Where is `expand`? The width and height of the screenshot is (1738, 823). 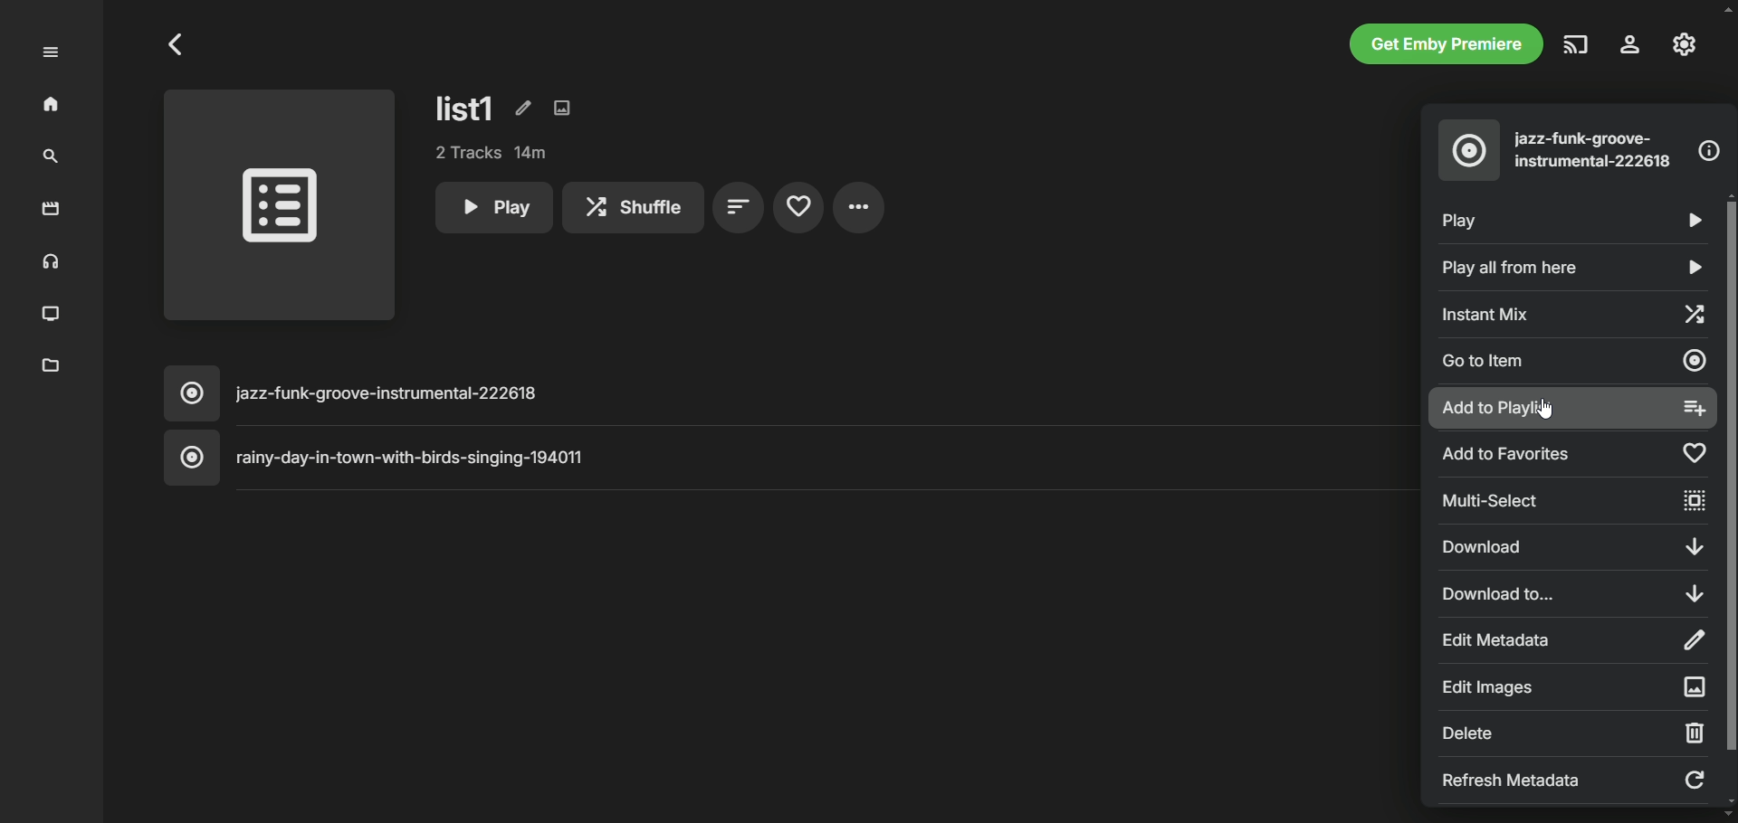
expand is located at coordinates (51, 52).